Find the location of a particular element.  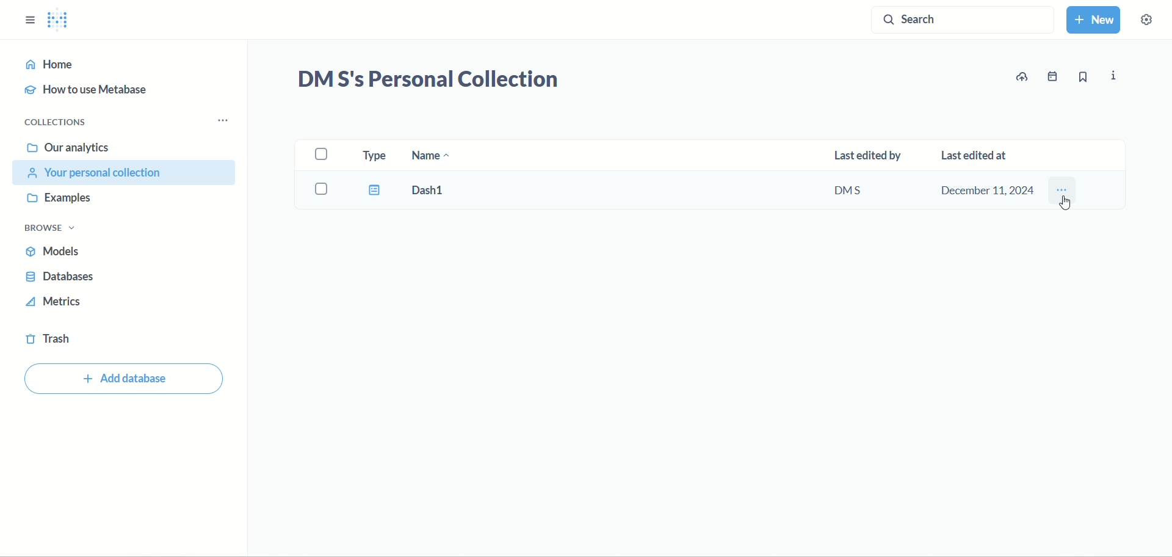

update data is located at coordinates (1024, 77).